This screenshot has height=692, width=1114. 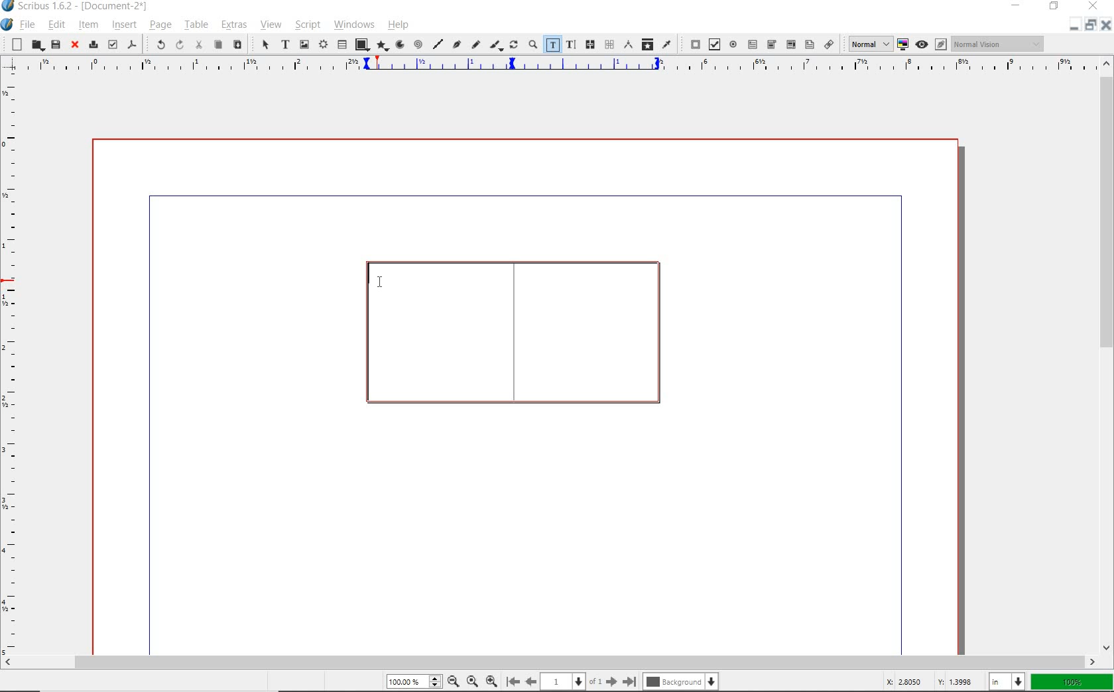 What do you see at coordinates (570, 45) in the screenshot?
I see `edit text with story editor` at bounding box center [570, 45].